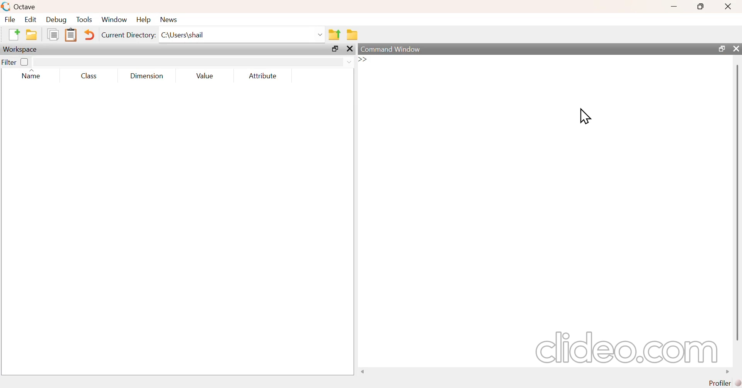 The image size is (742, 388). Describe the element at coordinates (89, 76) in the screenshot. I see `class` at that location.